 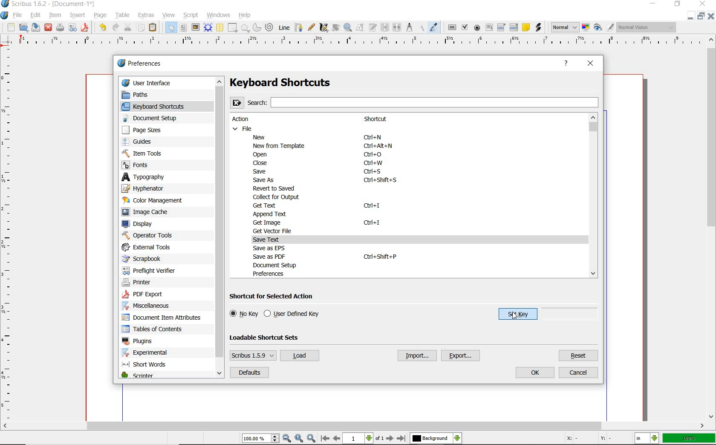 What do you see at coordinates (208, 28) in the screenshot?
I see `render frame` at bounding box center [208, 28].